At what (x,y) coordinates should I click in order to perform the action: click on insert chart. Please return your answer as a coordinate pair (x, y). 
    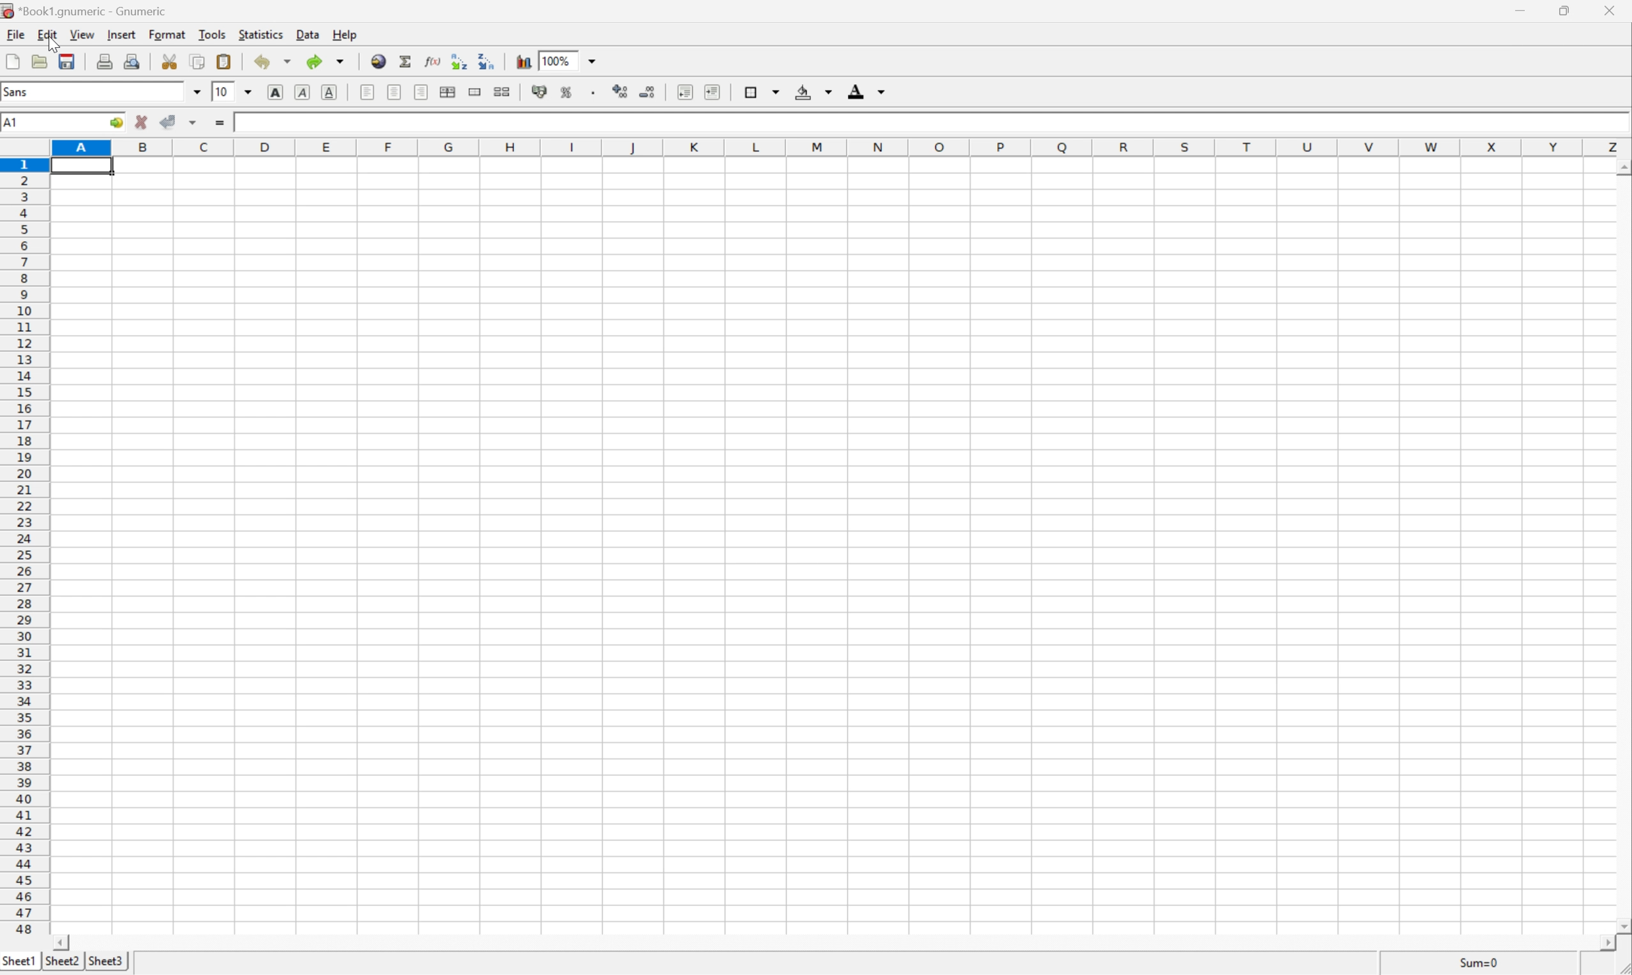
    Looking at the image, I should click on (523, 60).